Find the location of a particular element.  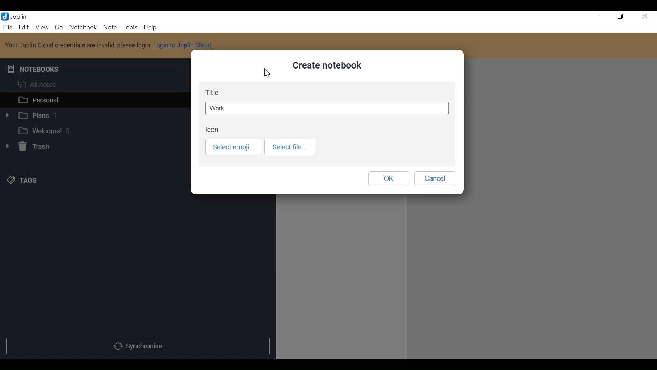

Work  is located at coordinates (327, 108).